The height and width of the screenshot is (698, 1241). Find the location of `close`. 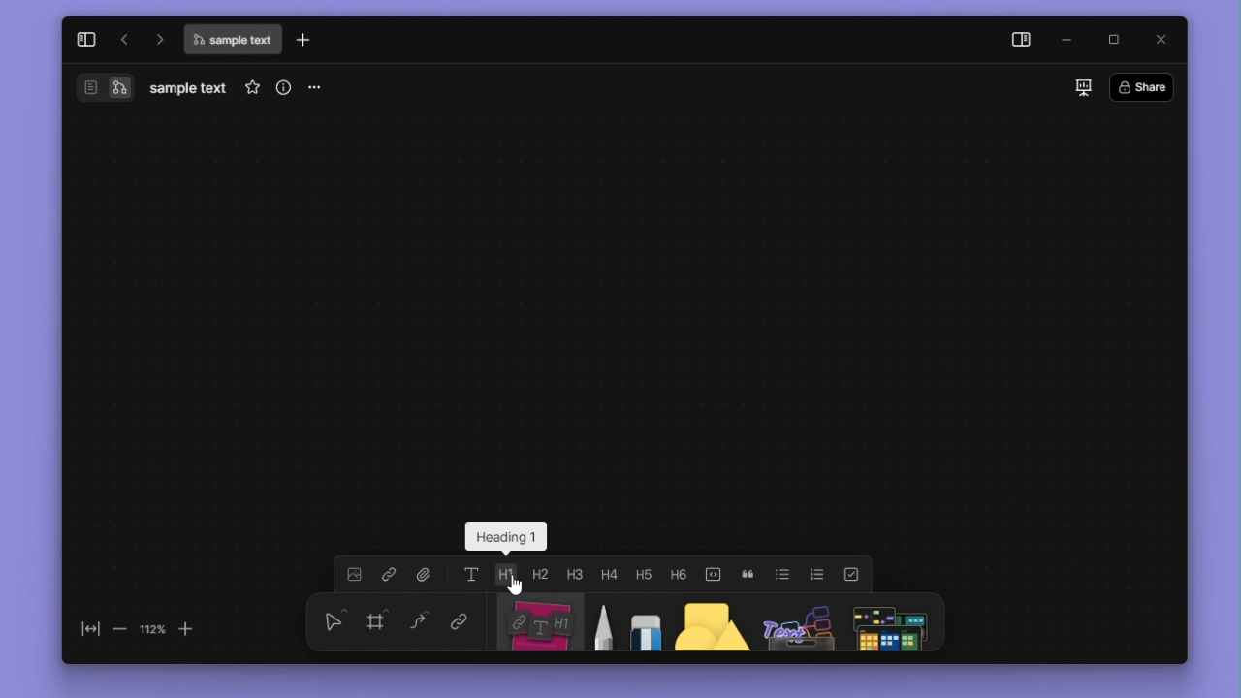

close is located at coordinates (1161, 40).